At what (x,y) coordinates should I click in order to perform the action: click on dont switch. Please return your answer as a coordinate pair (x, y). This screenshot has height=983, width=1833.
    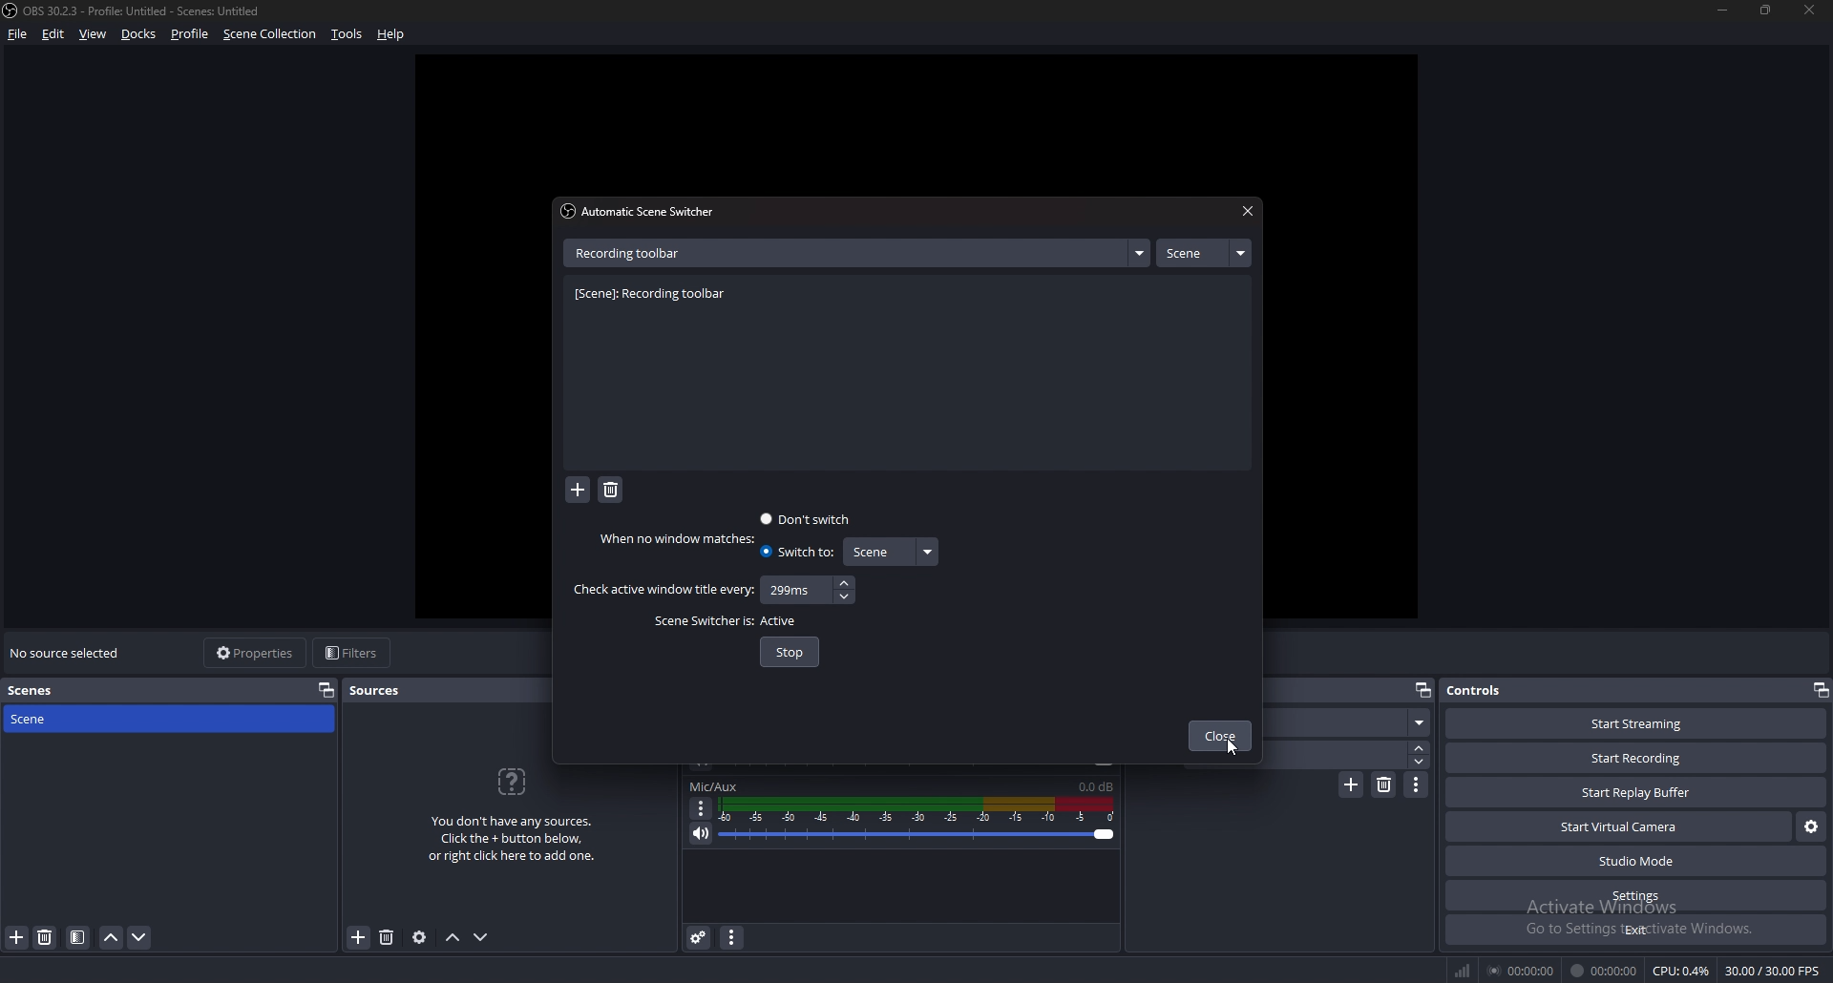
    Looking at the image, I should click on (808, 518).